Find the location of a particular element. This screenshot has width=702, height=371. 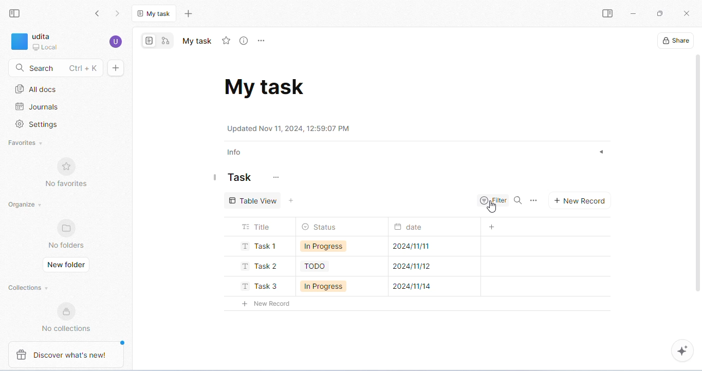

no collections is located at coordinates (66, 328).